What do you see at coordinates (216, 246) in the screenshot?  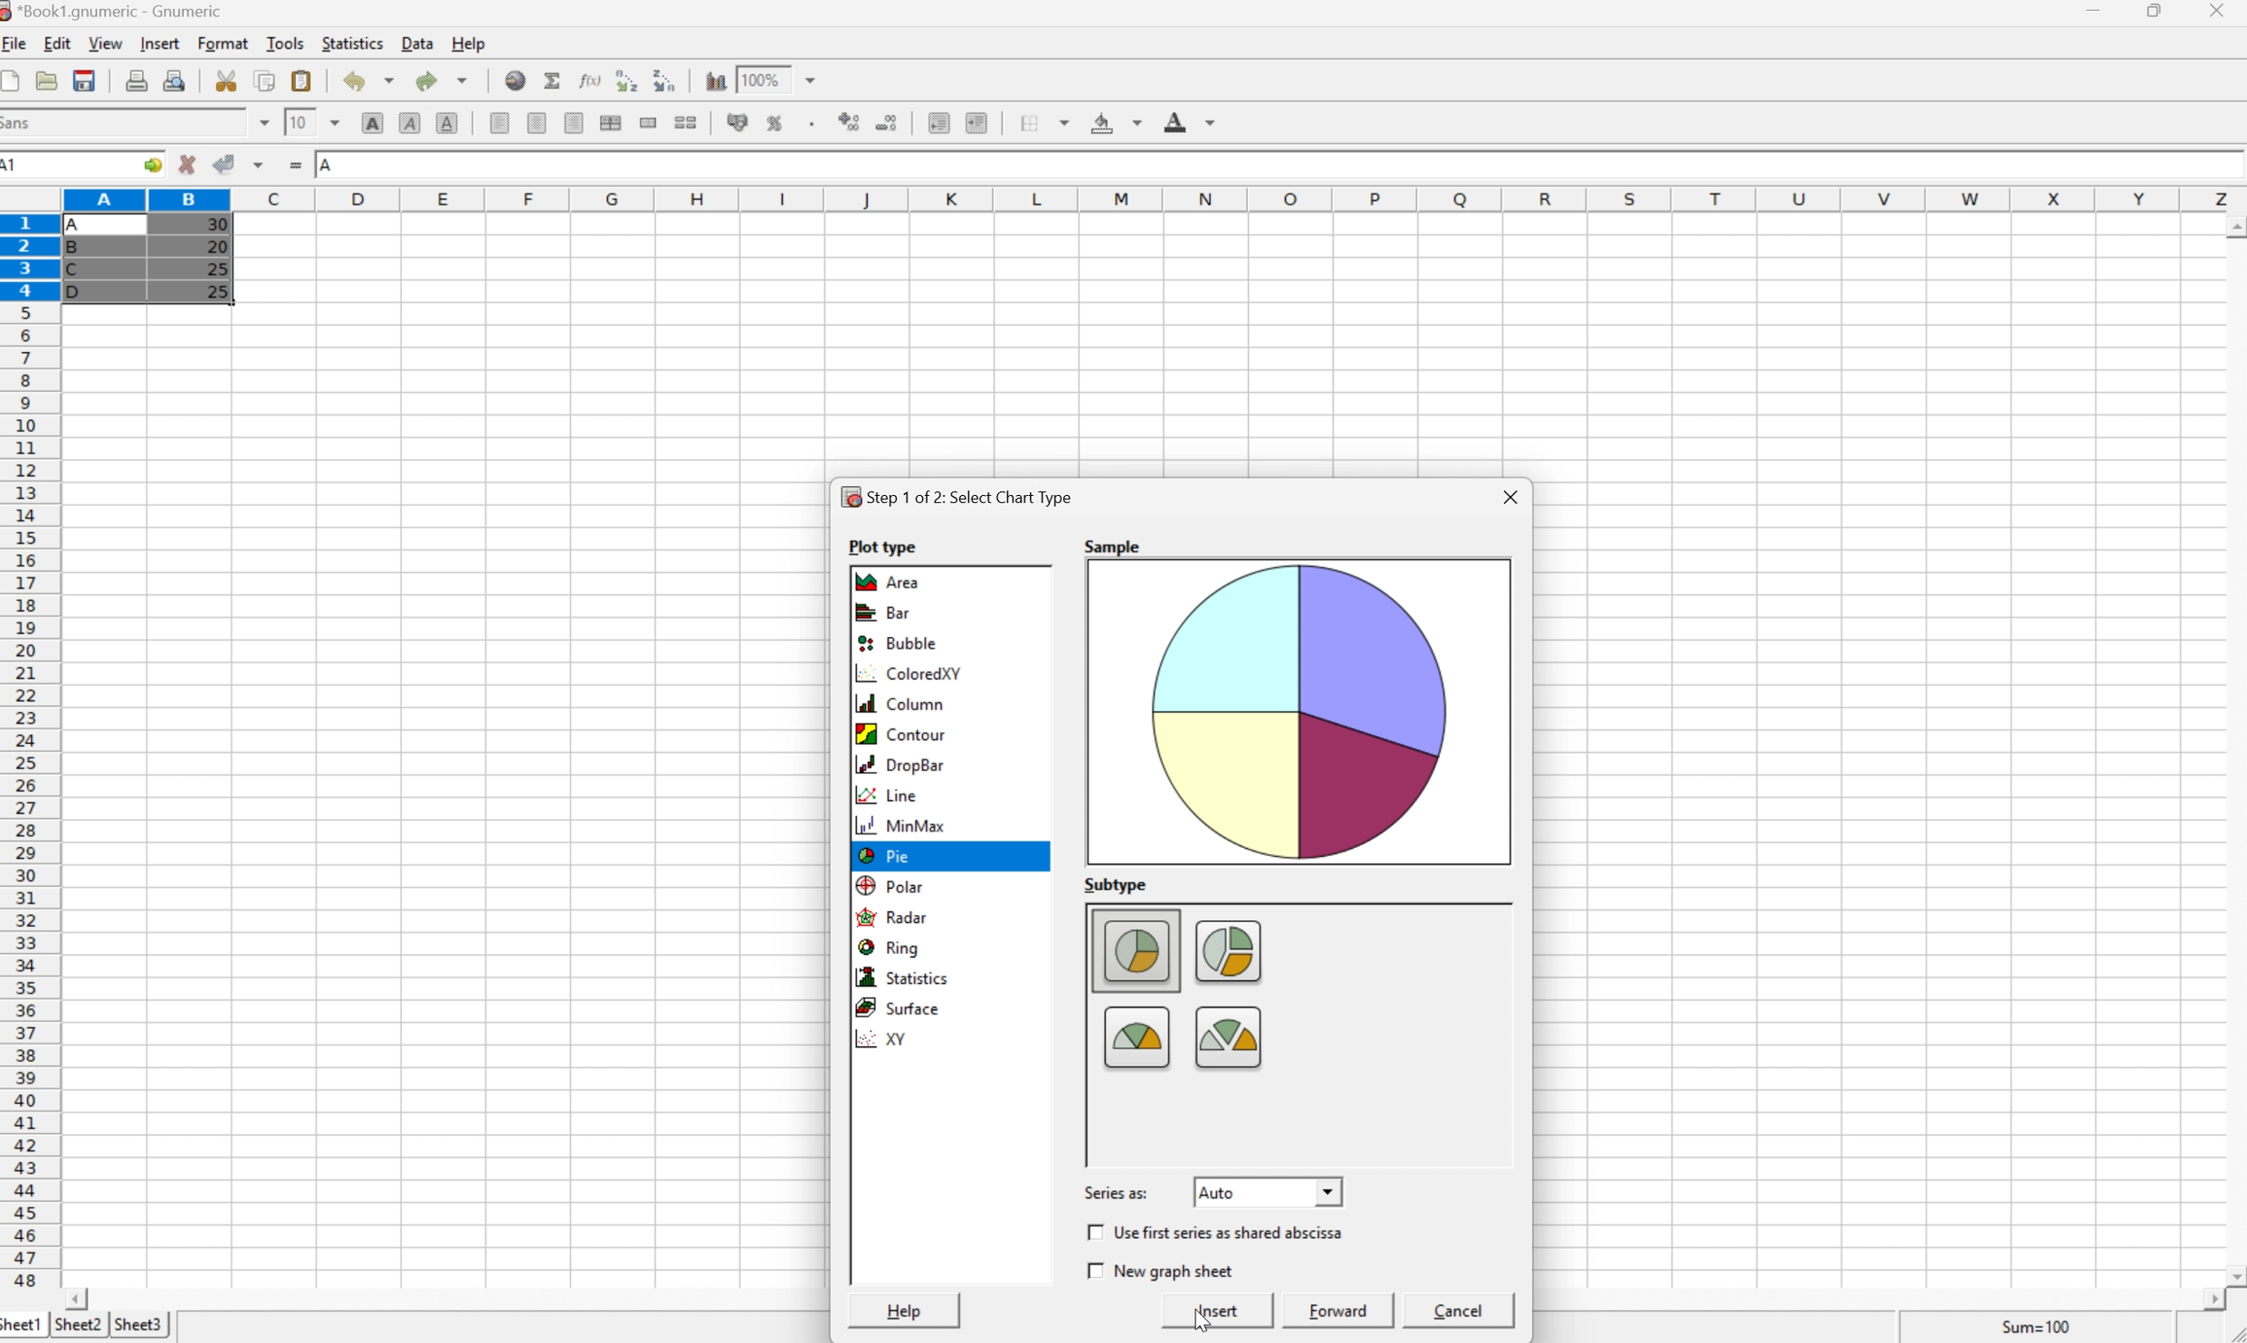 I see `20` at bounding box center [216, 246].